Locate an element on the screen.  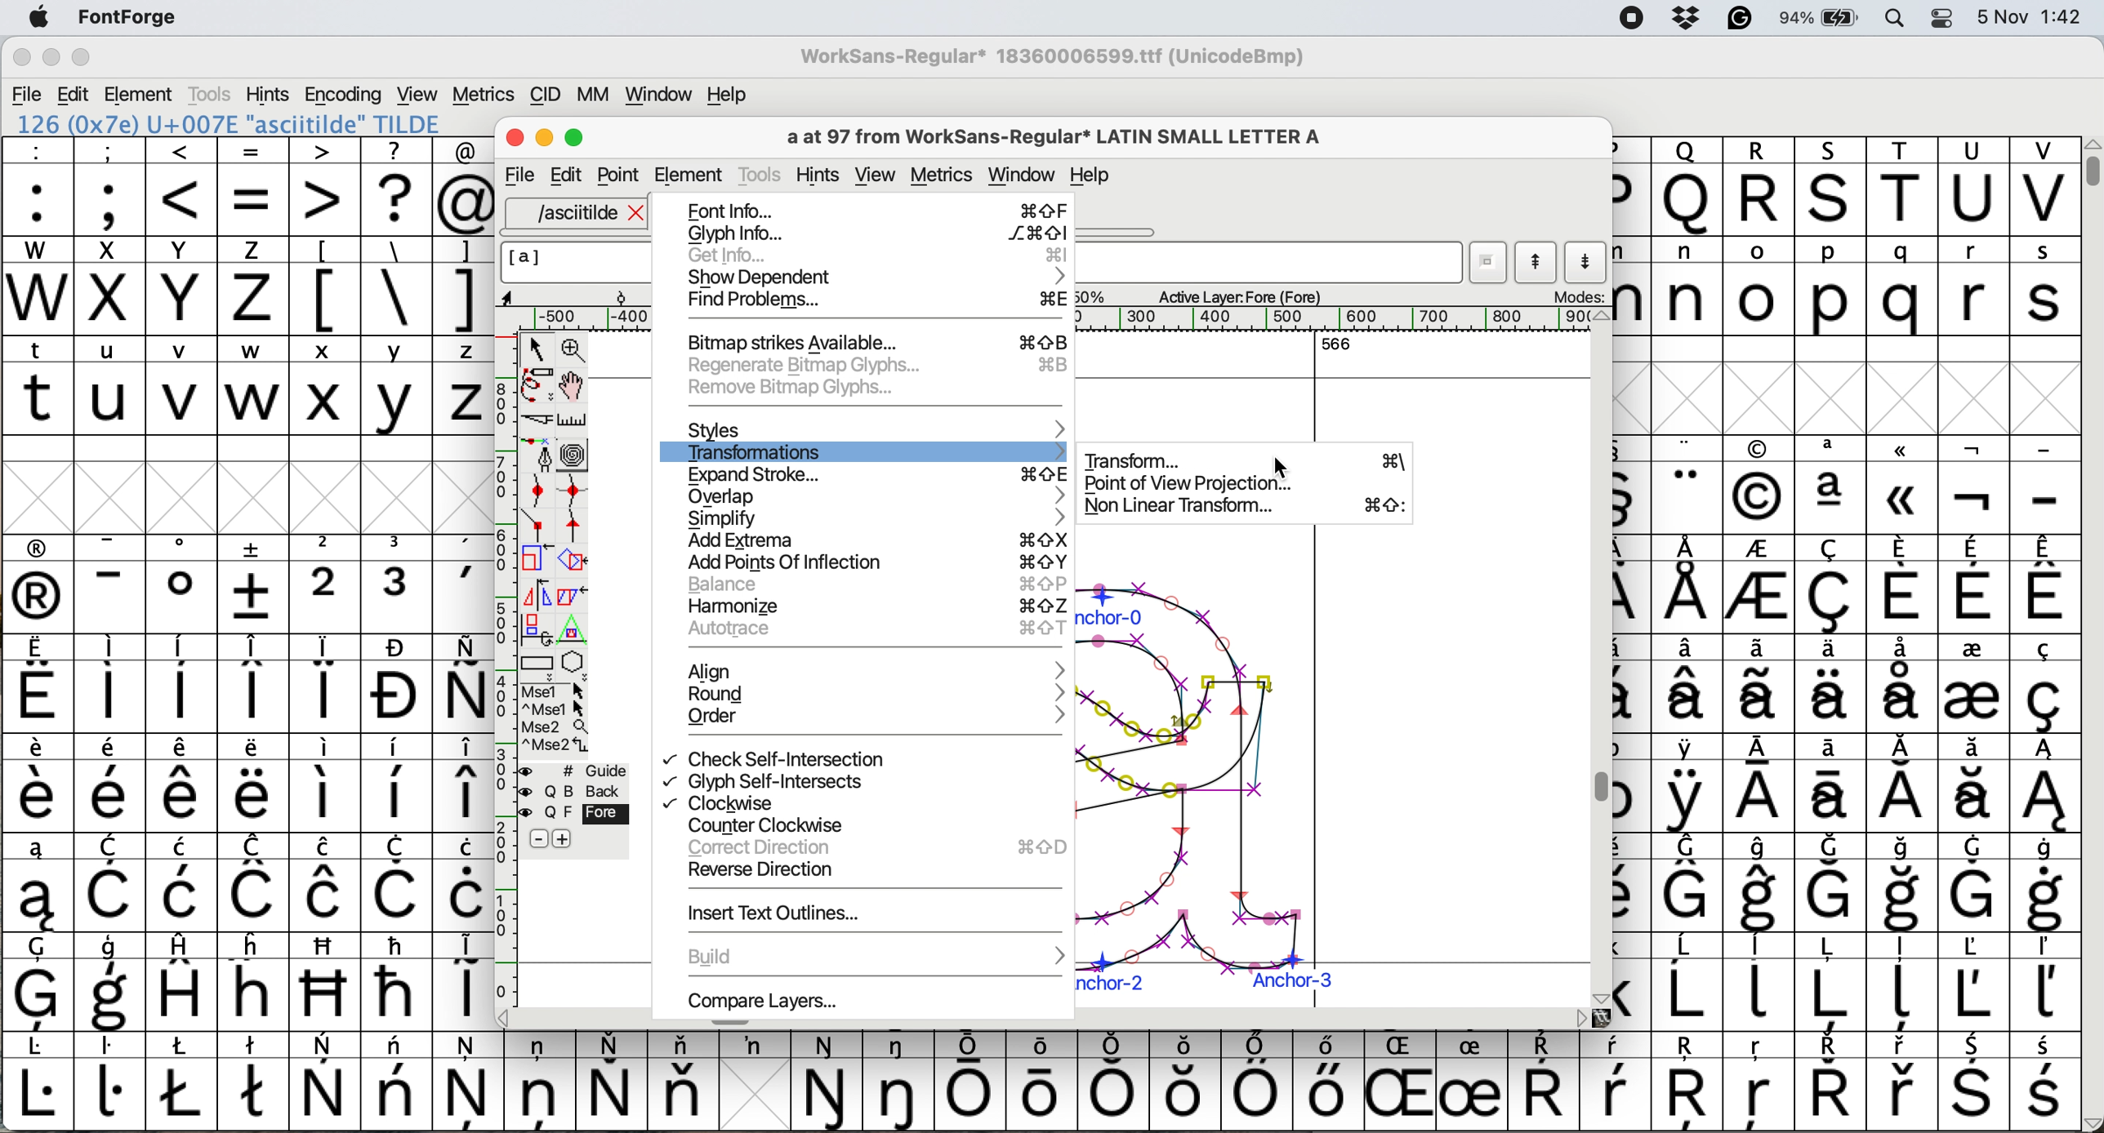
 is located at coordinates (1904, 484).